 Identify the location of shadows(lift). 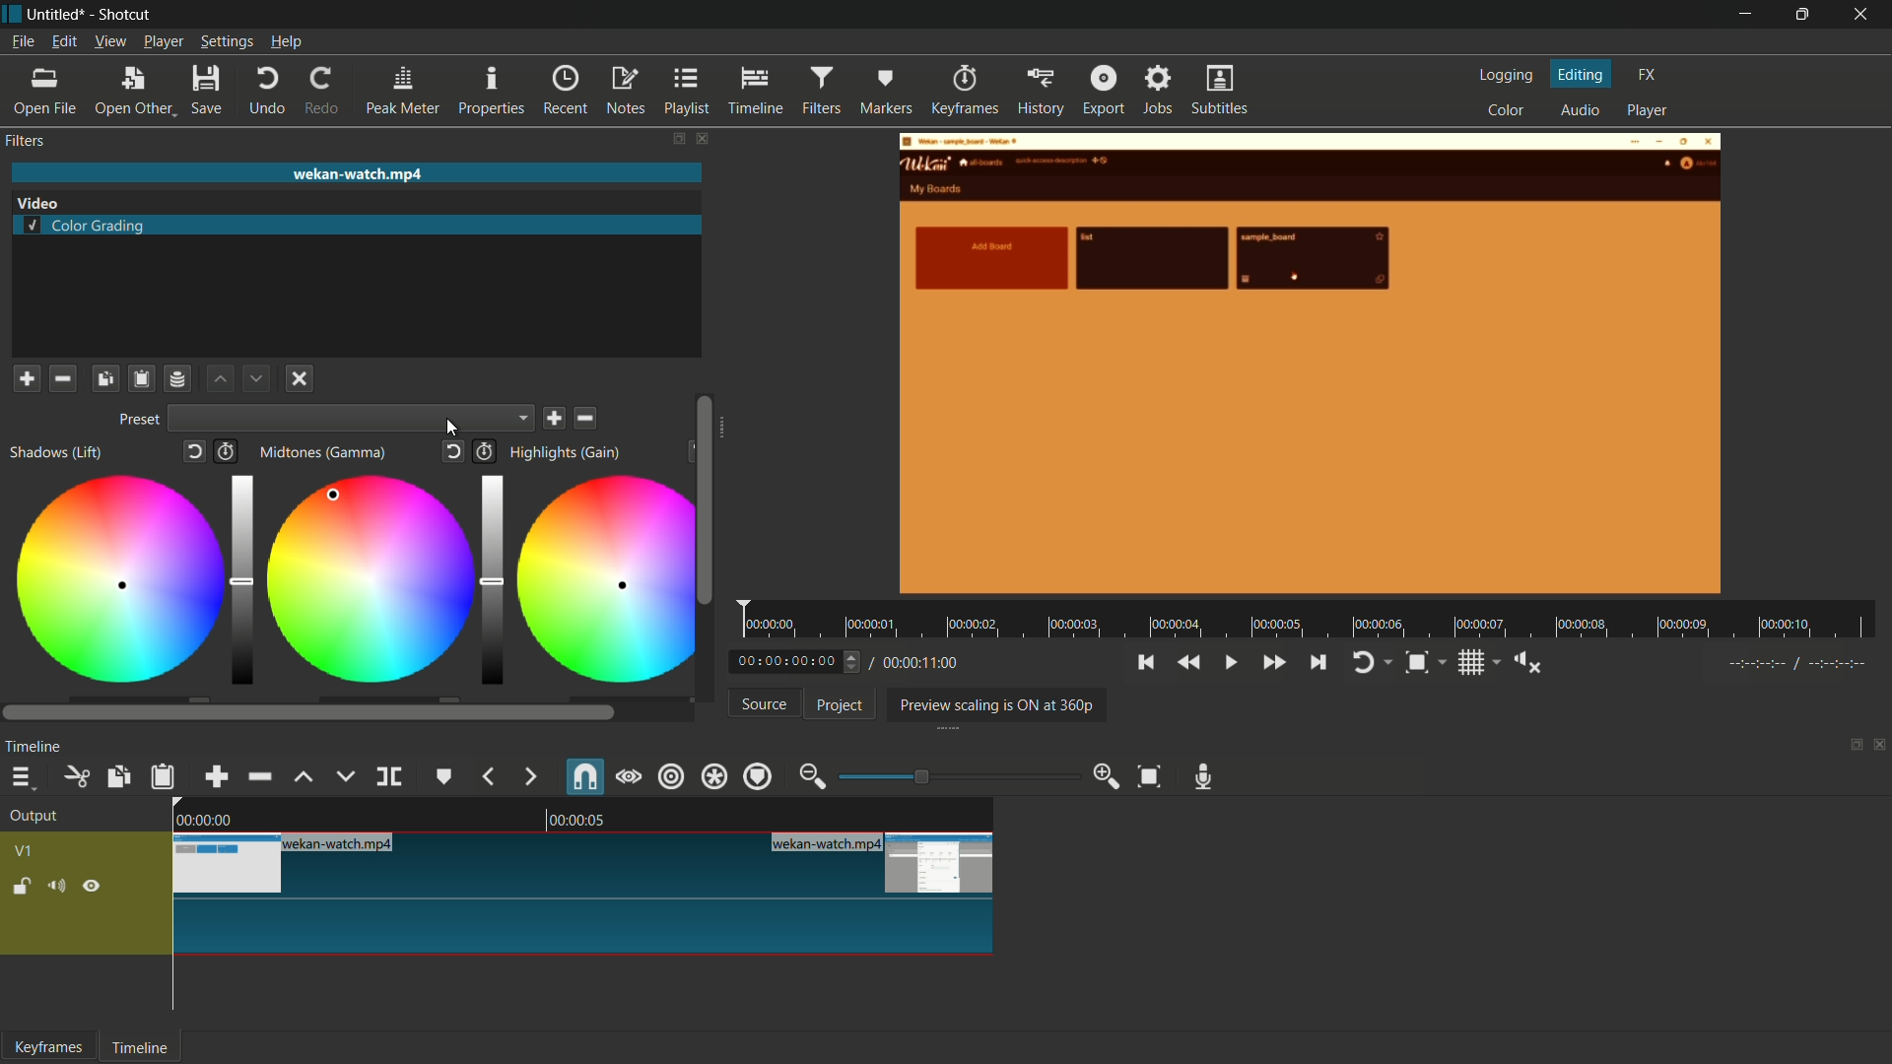
(58, 452).